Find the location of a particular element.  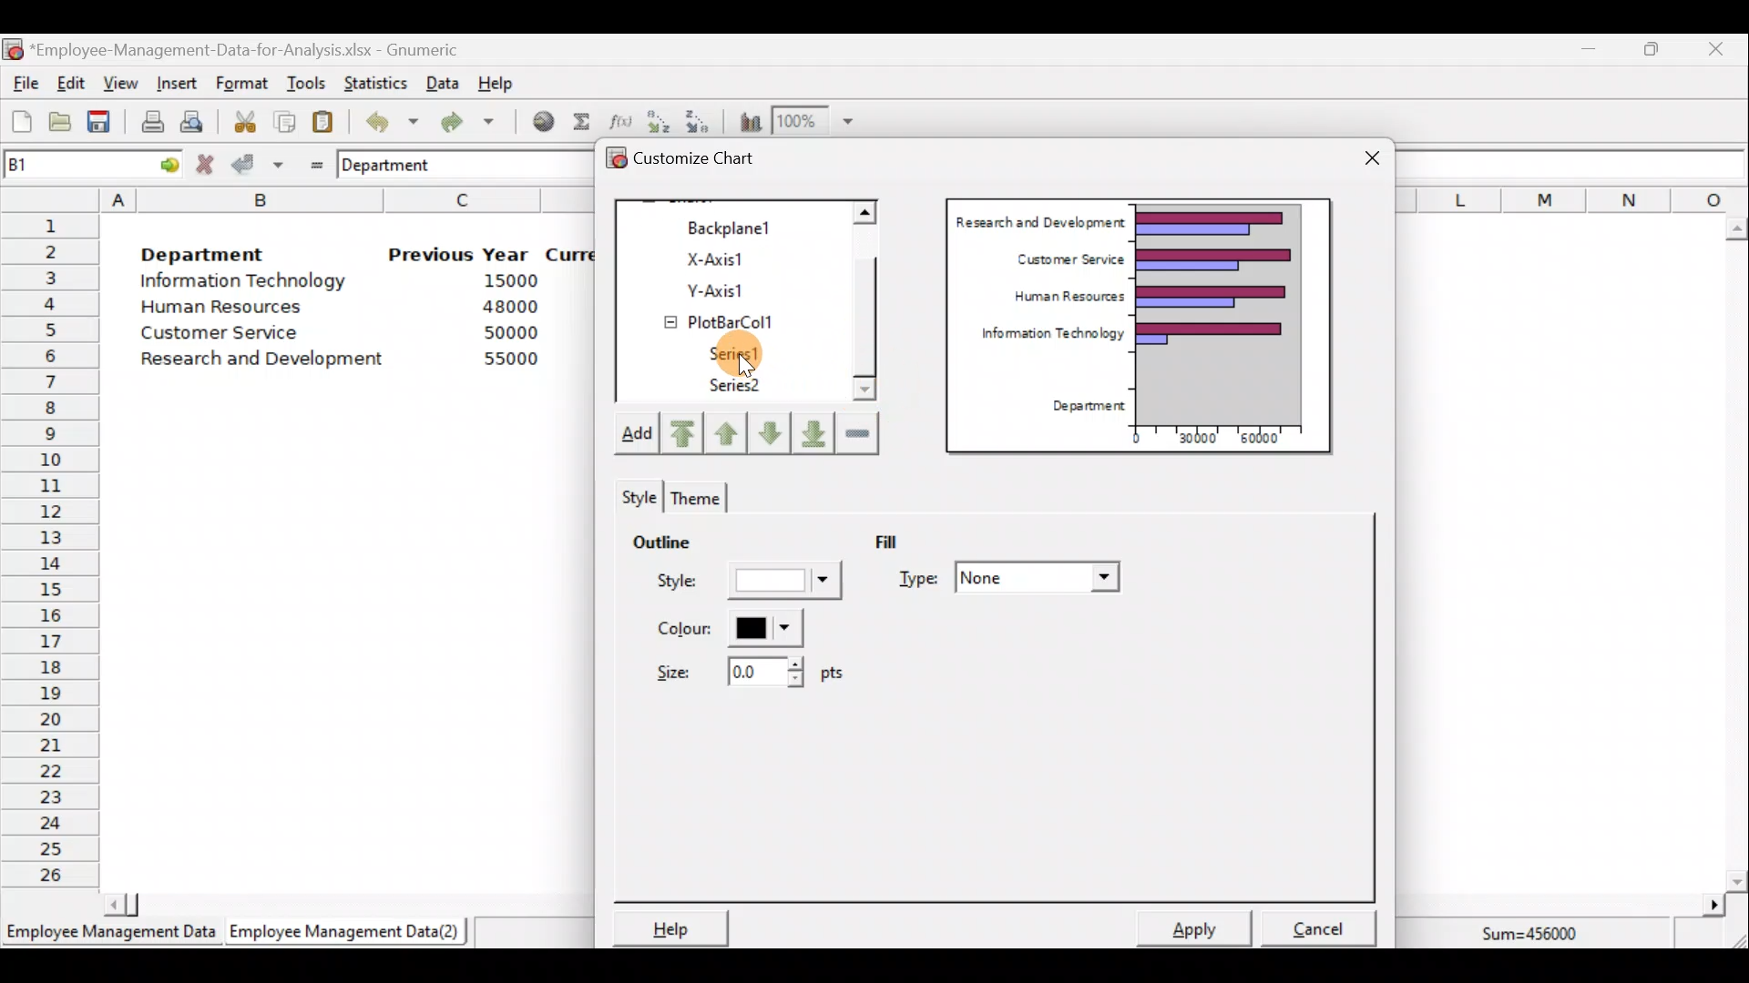

Sum into the current cell is located at coordinates (578, 121).